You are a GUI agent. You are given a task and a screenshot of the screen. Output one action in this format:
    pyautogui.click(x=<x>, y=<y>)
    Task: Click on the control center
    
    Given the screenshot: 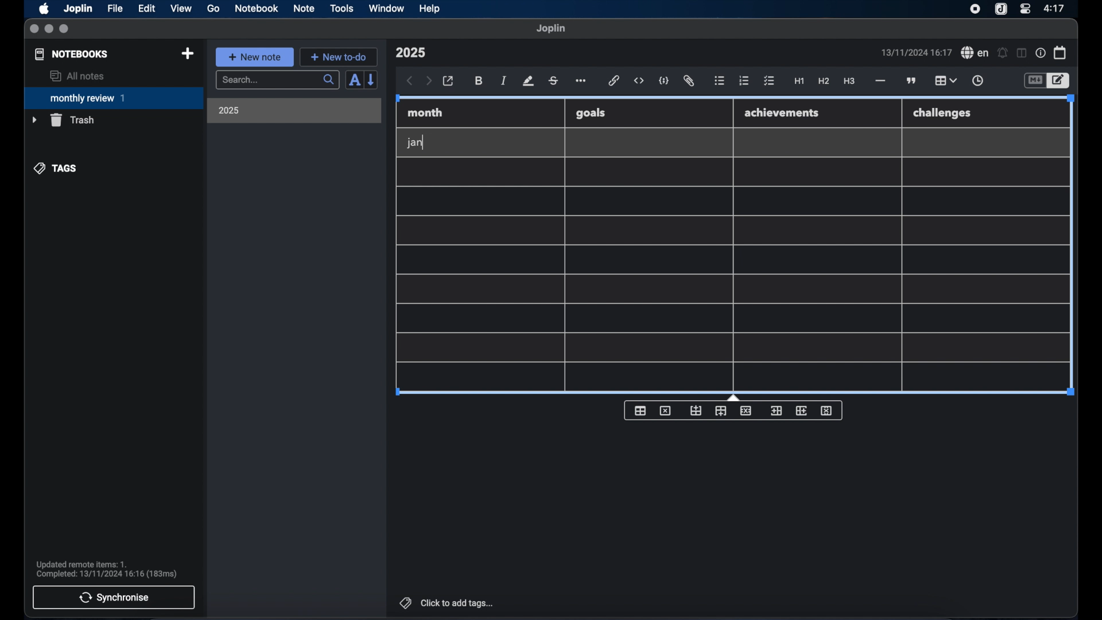 What is the action you would take?
    pyautogui.click(x=1025, y=8)
    